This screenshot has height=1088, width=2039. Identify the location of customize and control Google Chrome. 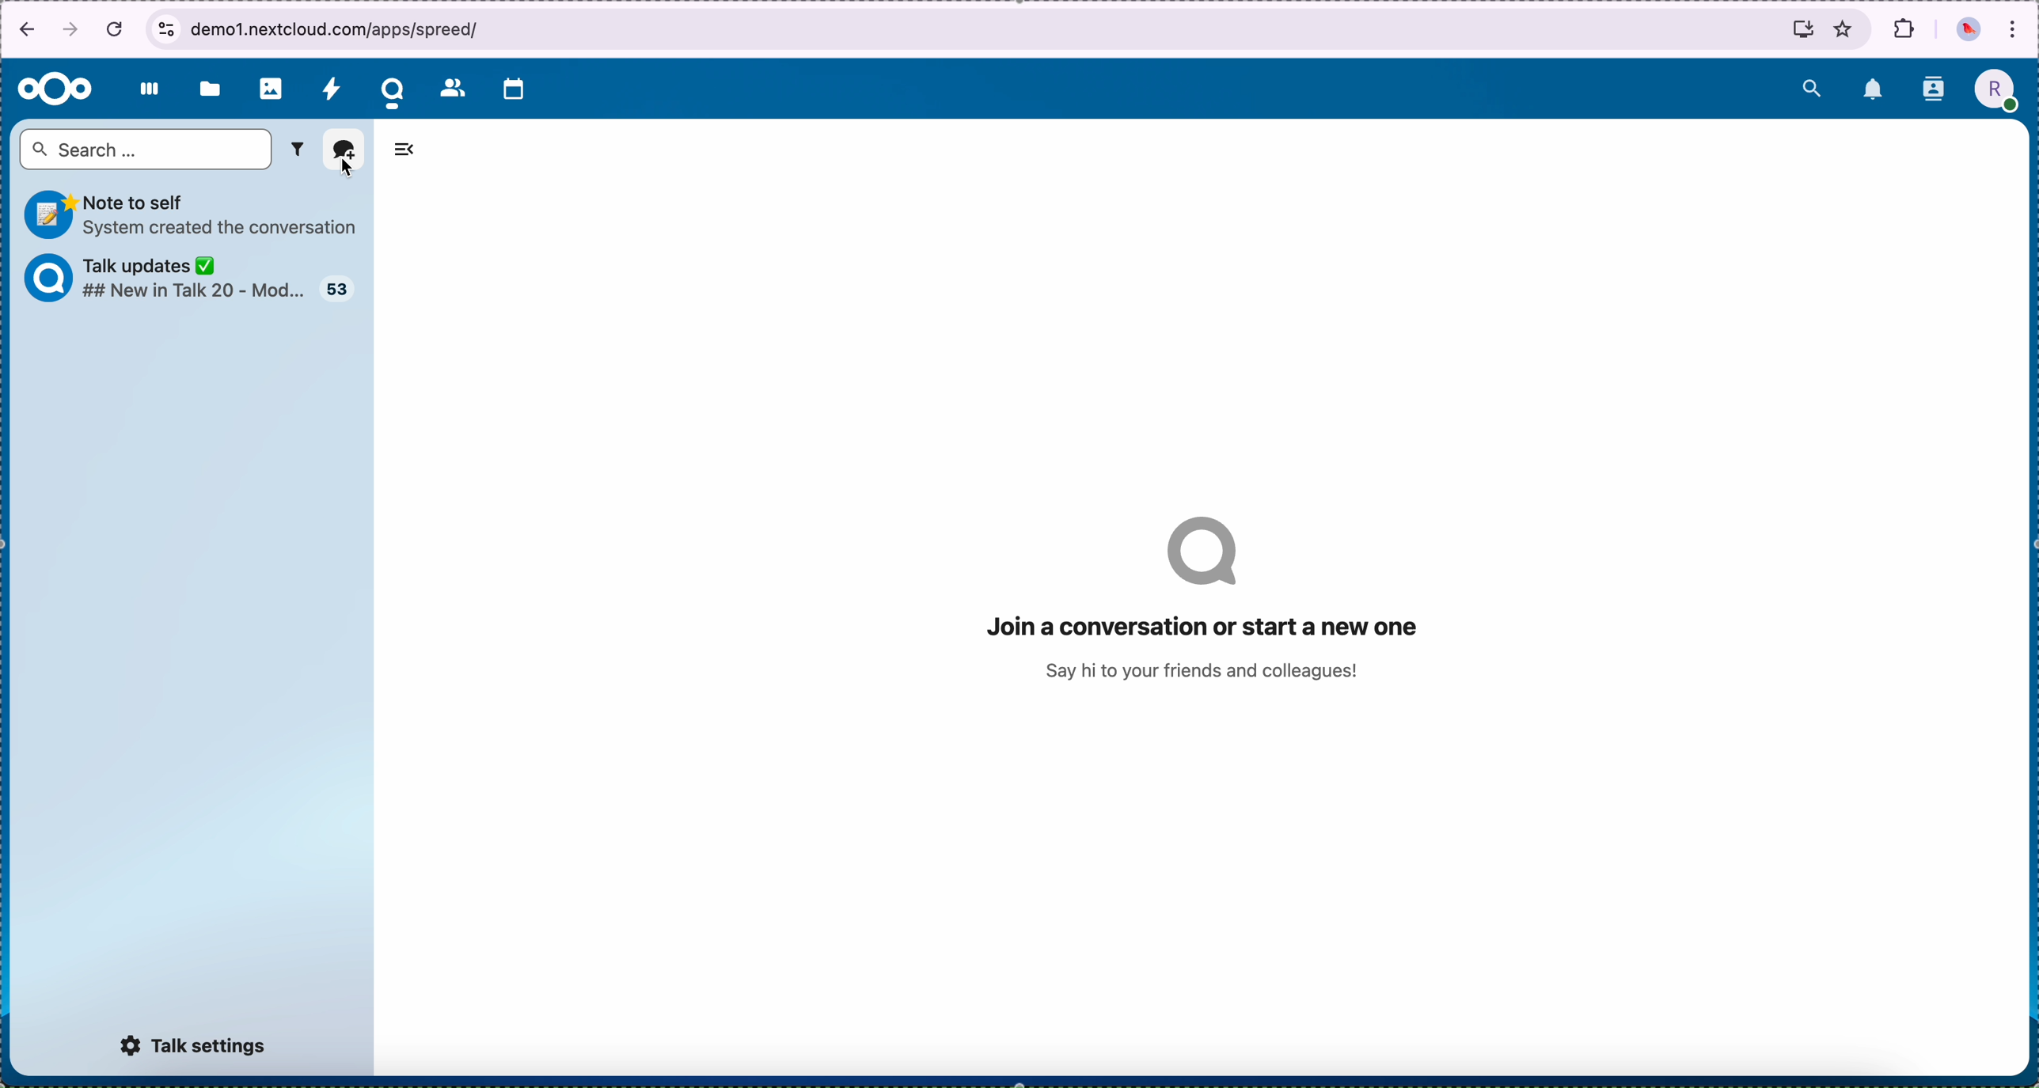
(2014, 33).